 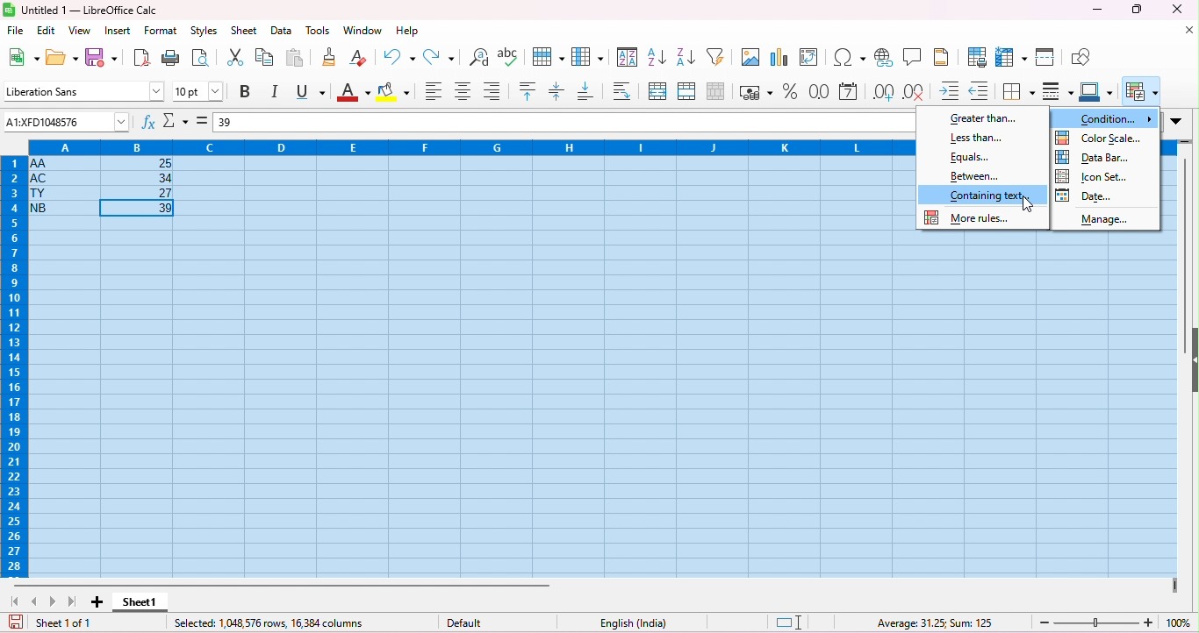 I want to click on condition, so click(x=1108, y=119).